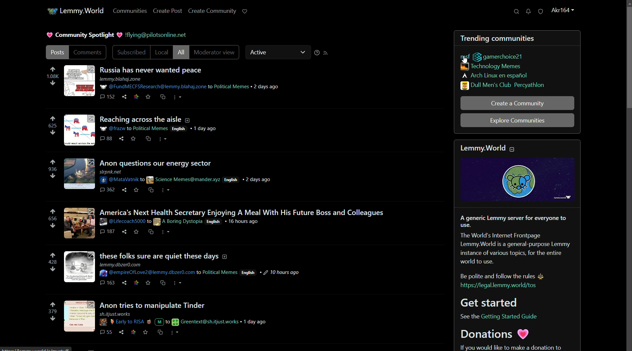  I want to click on number of votes, so click(52, 125).